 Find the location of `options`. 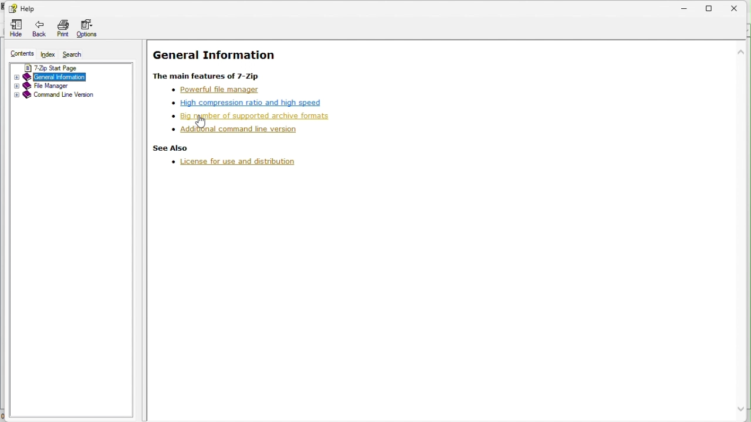

options is located at coordinates (91, 29).